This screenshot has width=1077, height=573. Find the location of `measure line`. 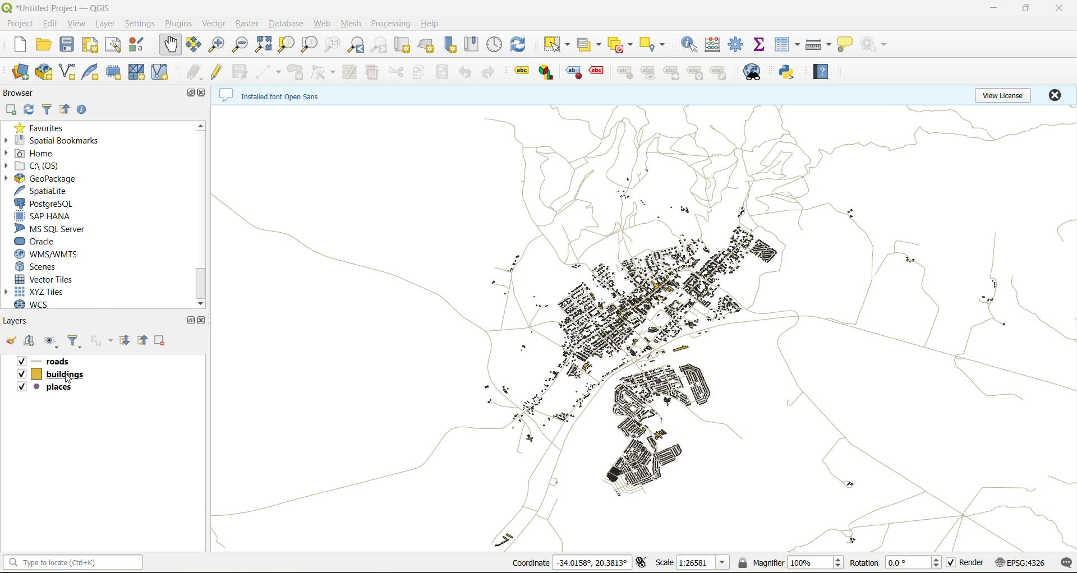

measure line is located at coordinates (820, 44).